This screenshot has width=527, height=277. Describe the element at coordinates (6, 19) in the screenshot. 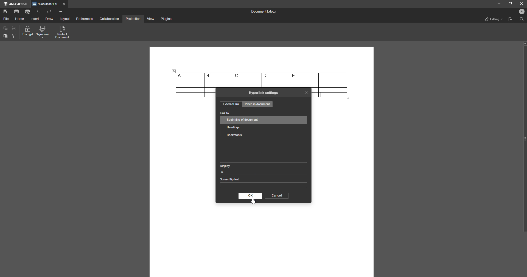

I see `File` at that location.